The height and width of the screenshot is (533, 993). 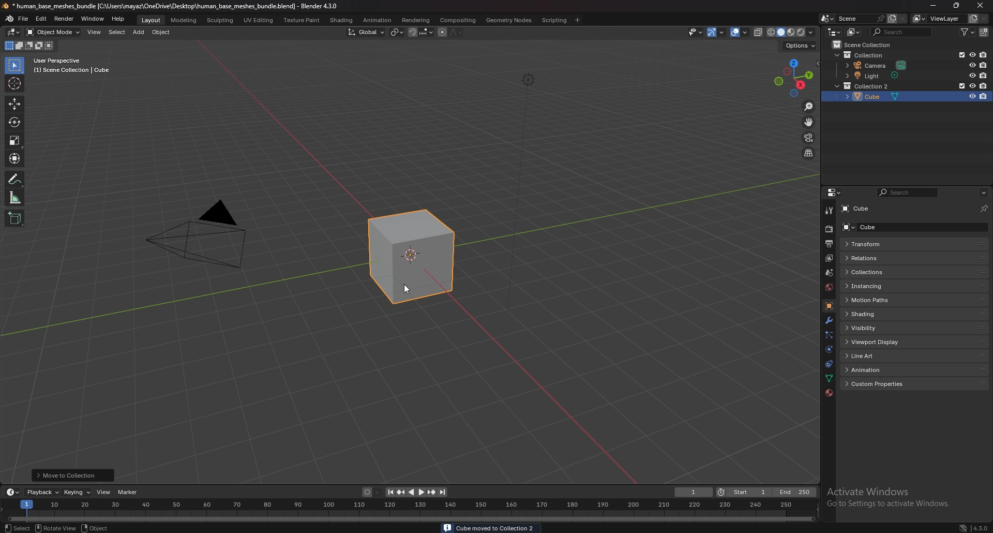 I want to click on window, so click(x=93, y=19).